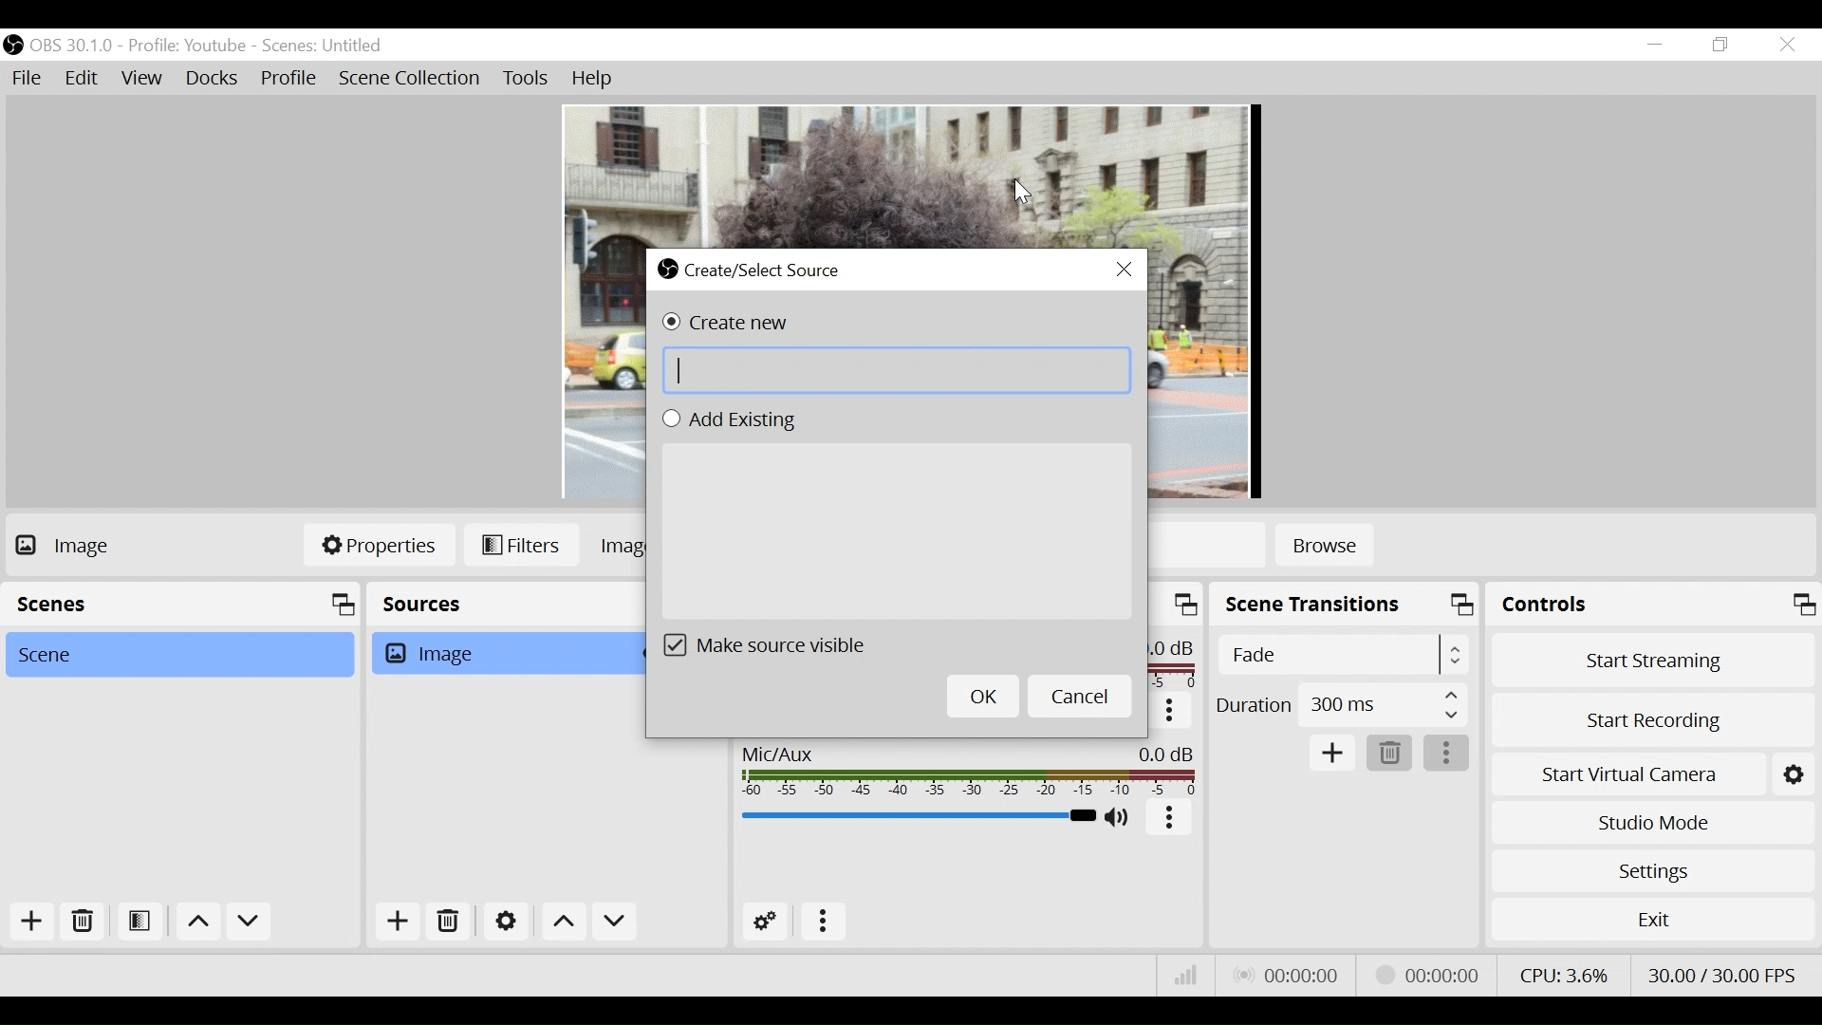 The width and height of the screenshot is (1822, 1025). What do you see at coordinates (972, 770) in the screenshot?
I see `Mic/Aux` at bounding box center [972, 770].